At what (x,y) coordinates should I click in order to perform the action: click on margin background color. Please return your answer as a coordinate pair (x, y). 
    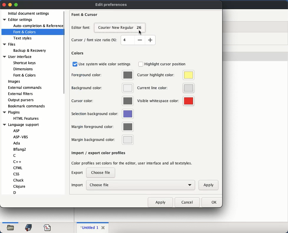
    Looking at the image, I should click on (95, 139).